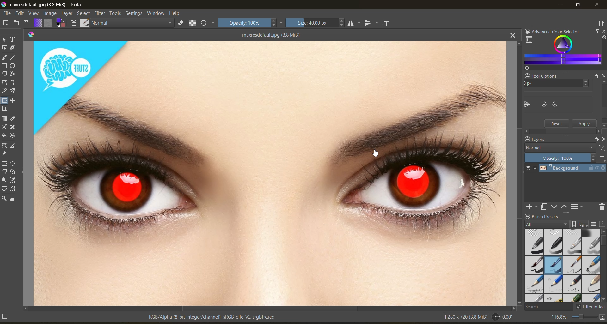 This screenshot has height=324, width=607. Describe the element at coordinates (541, 76) in the screenshot. I see `Tool Options` at that location.